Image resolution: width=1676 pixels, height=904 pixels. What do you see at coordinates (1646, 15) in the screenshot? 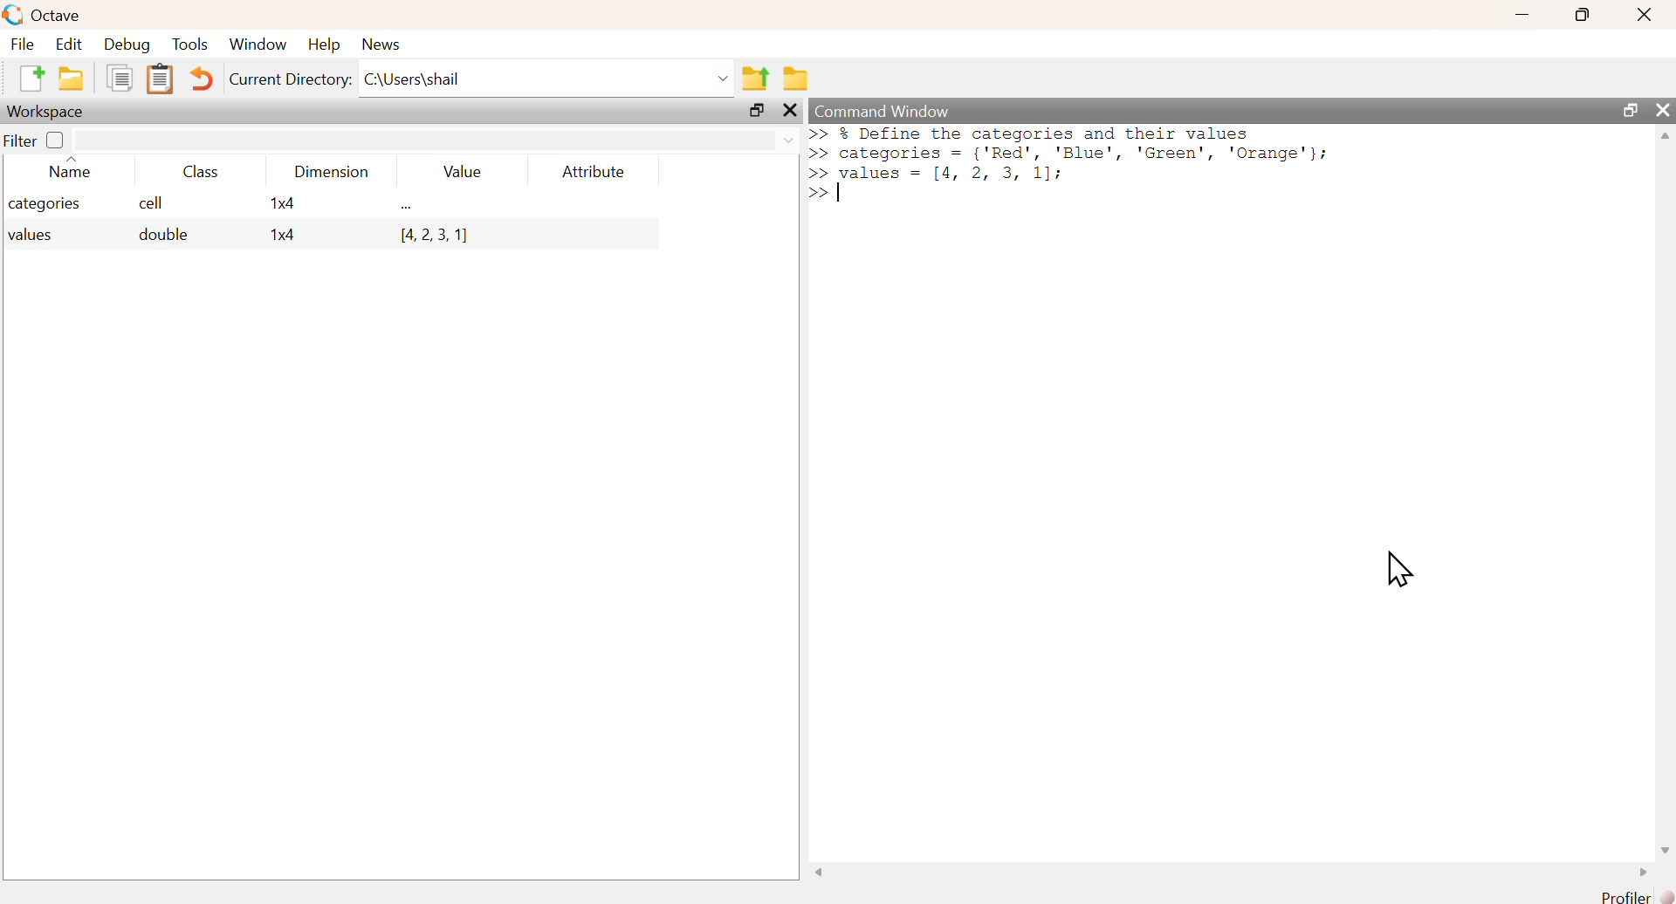
I see `close` at bounding box center [1646, 15].